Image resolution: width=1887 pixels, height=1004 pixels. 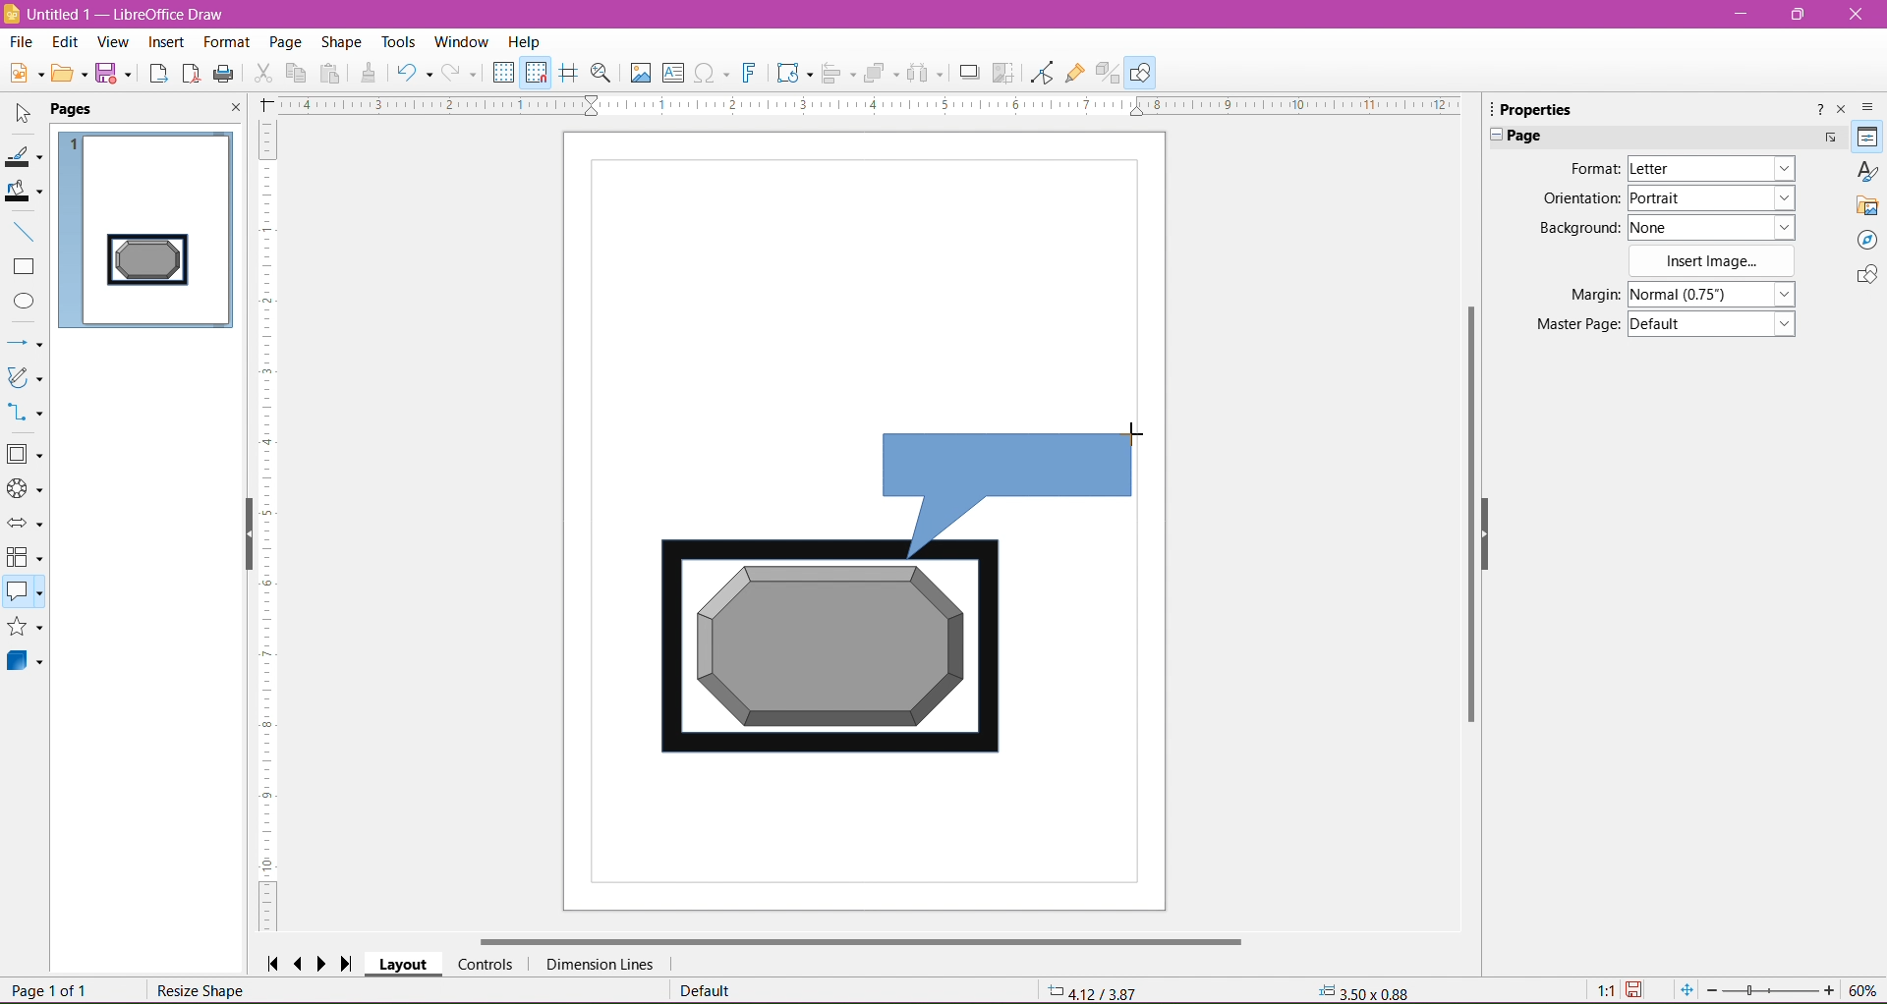 I want to click on Align Objects, so click(x=837, y=76).